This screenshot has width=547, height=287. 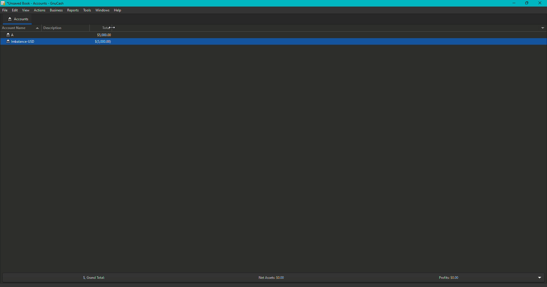 I want to click on Total, so click(x=106, y=28).